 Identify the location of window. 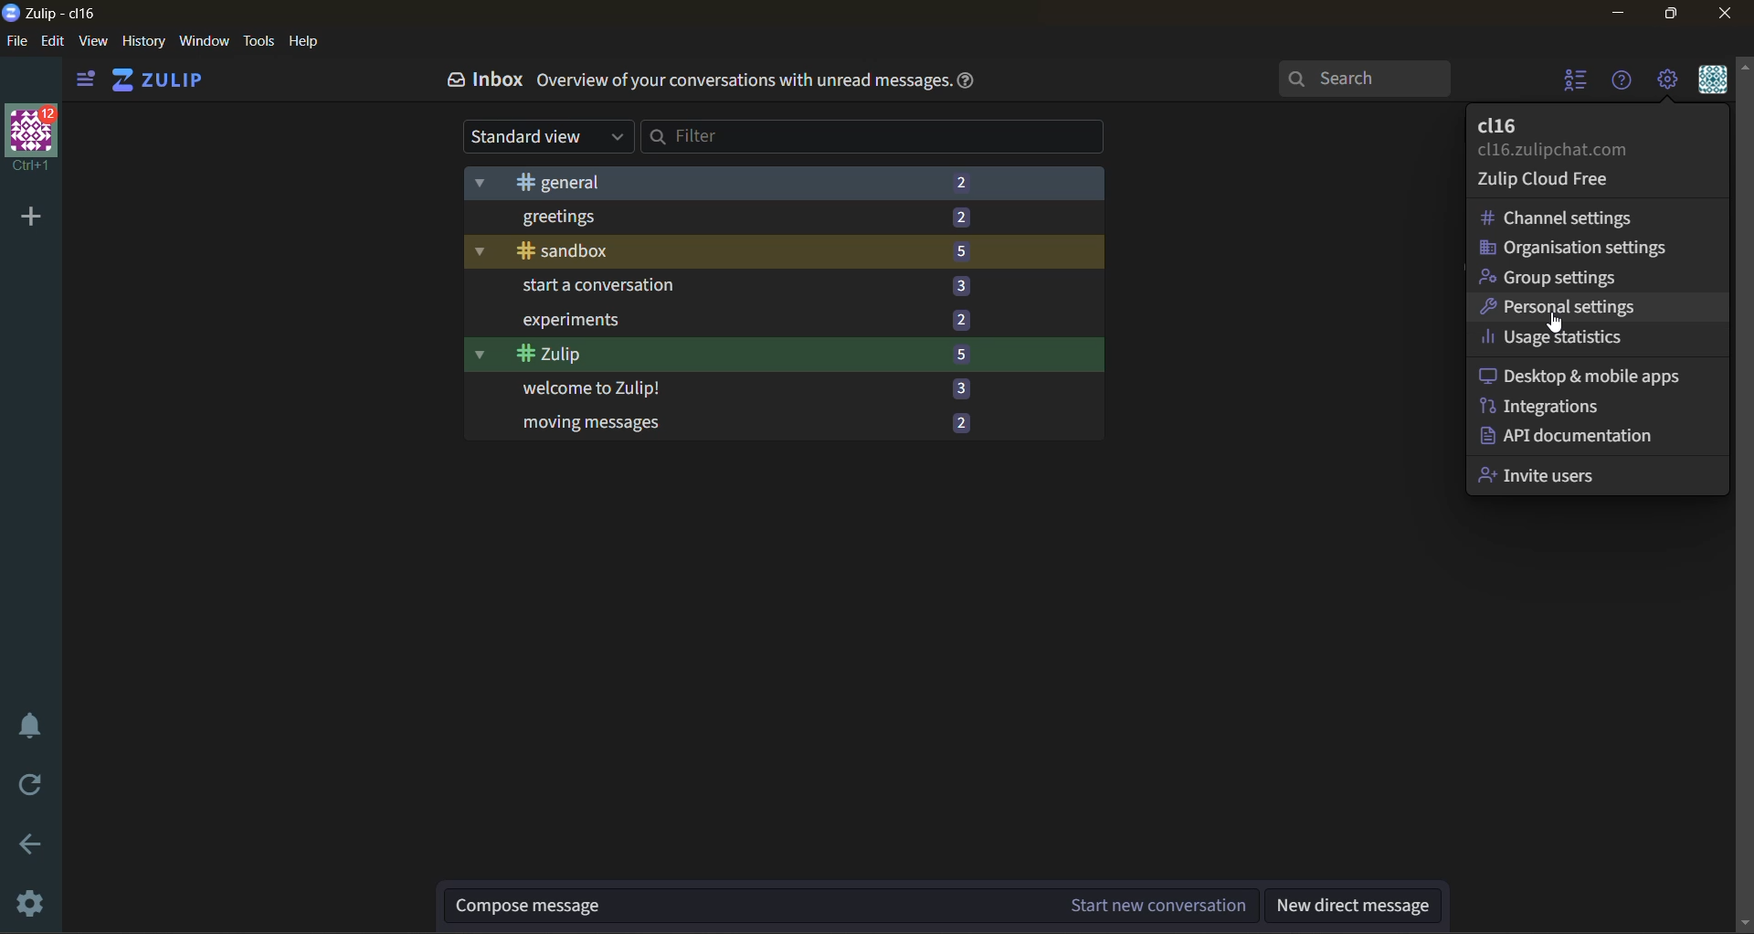
(206, 44).